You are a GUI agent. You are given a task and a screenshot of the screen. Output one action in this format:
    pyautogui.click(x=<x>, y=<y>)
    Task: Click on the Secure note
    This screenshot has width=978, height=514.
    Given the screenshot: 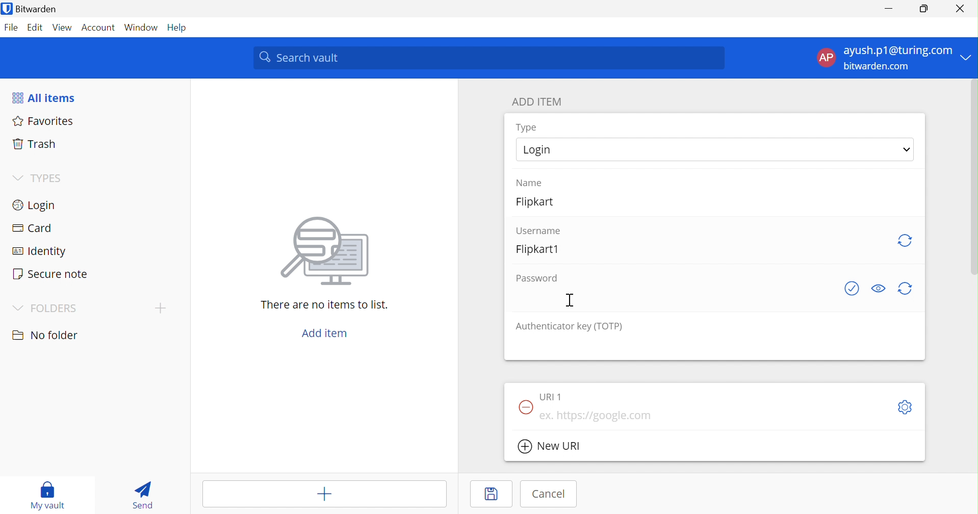 What is the action you would take?
    pyautogui.click(x=52, y=275)
    